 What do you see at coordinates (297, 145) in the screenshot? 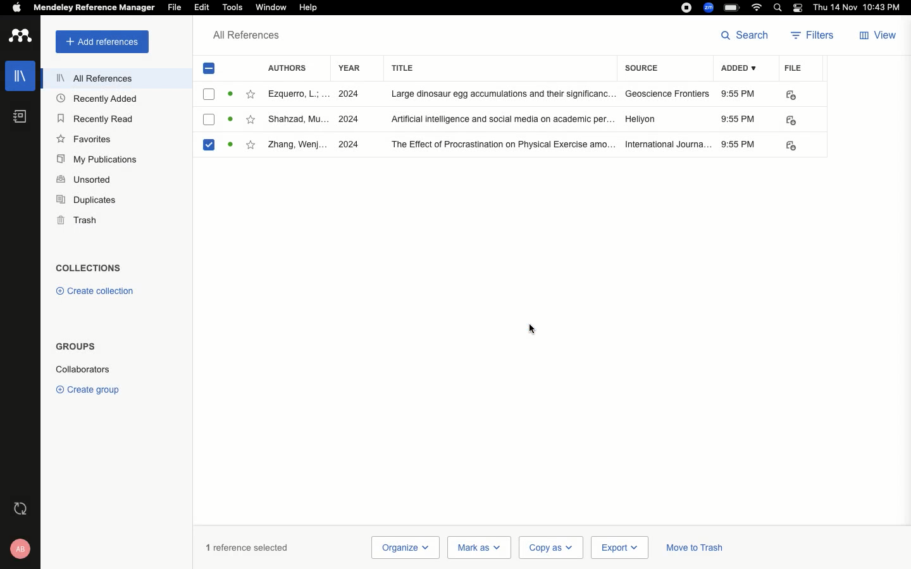
I see `Zhang` at bounding box center [297, 145].